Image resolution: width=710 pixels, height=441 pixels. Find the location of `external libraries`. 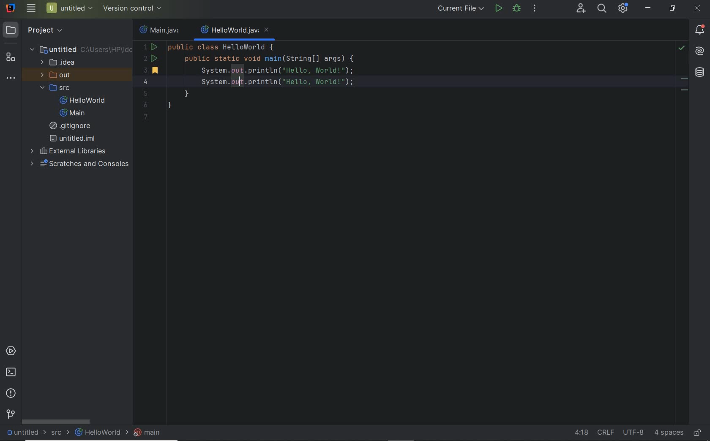

external libraries is located at coordinates (69, 150).